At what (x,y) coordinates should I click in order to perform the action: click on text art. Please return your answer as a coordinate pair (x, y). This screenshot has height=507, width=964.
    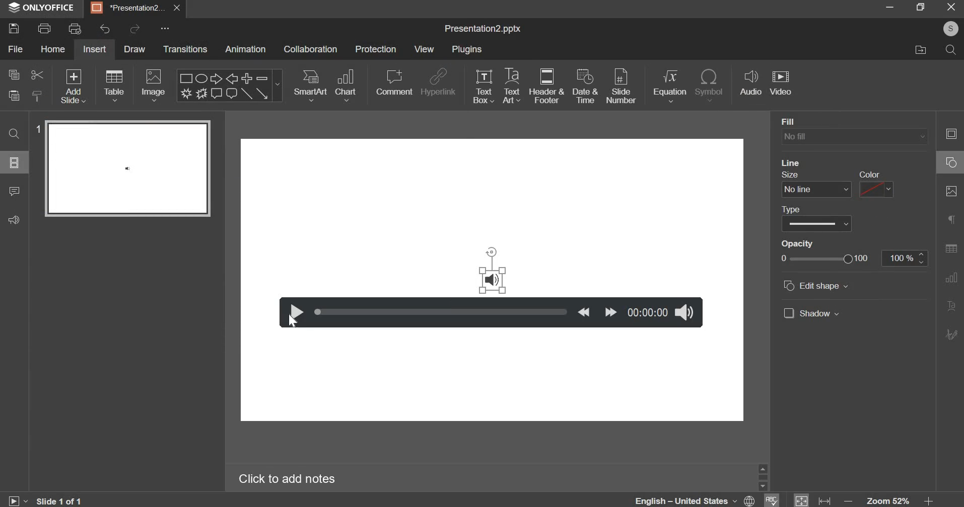
    Looking at the image, I should click on (513, 86).